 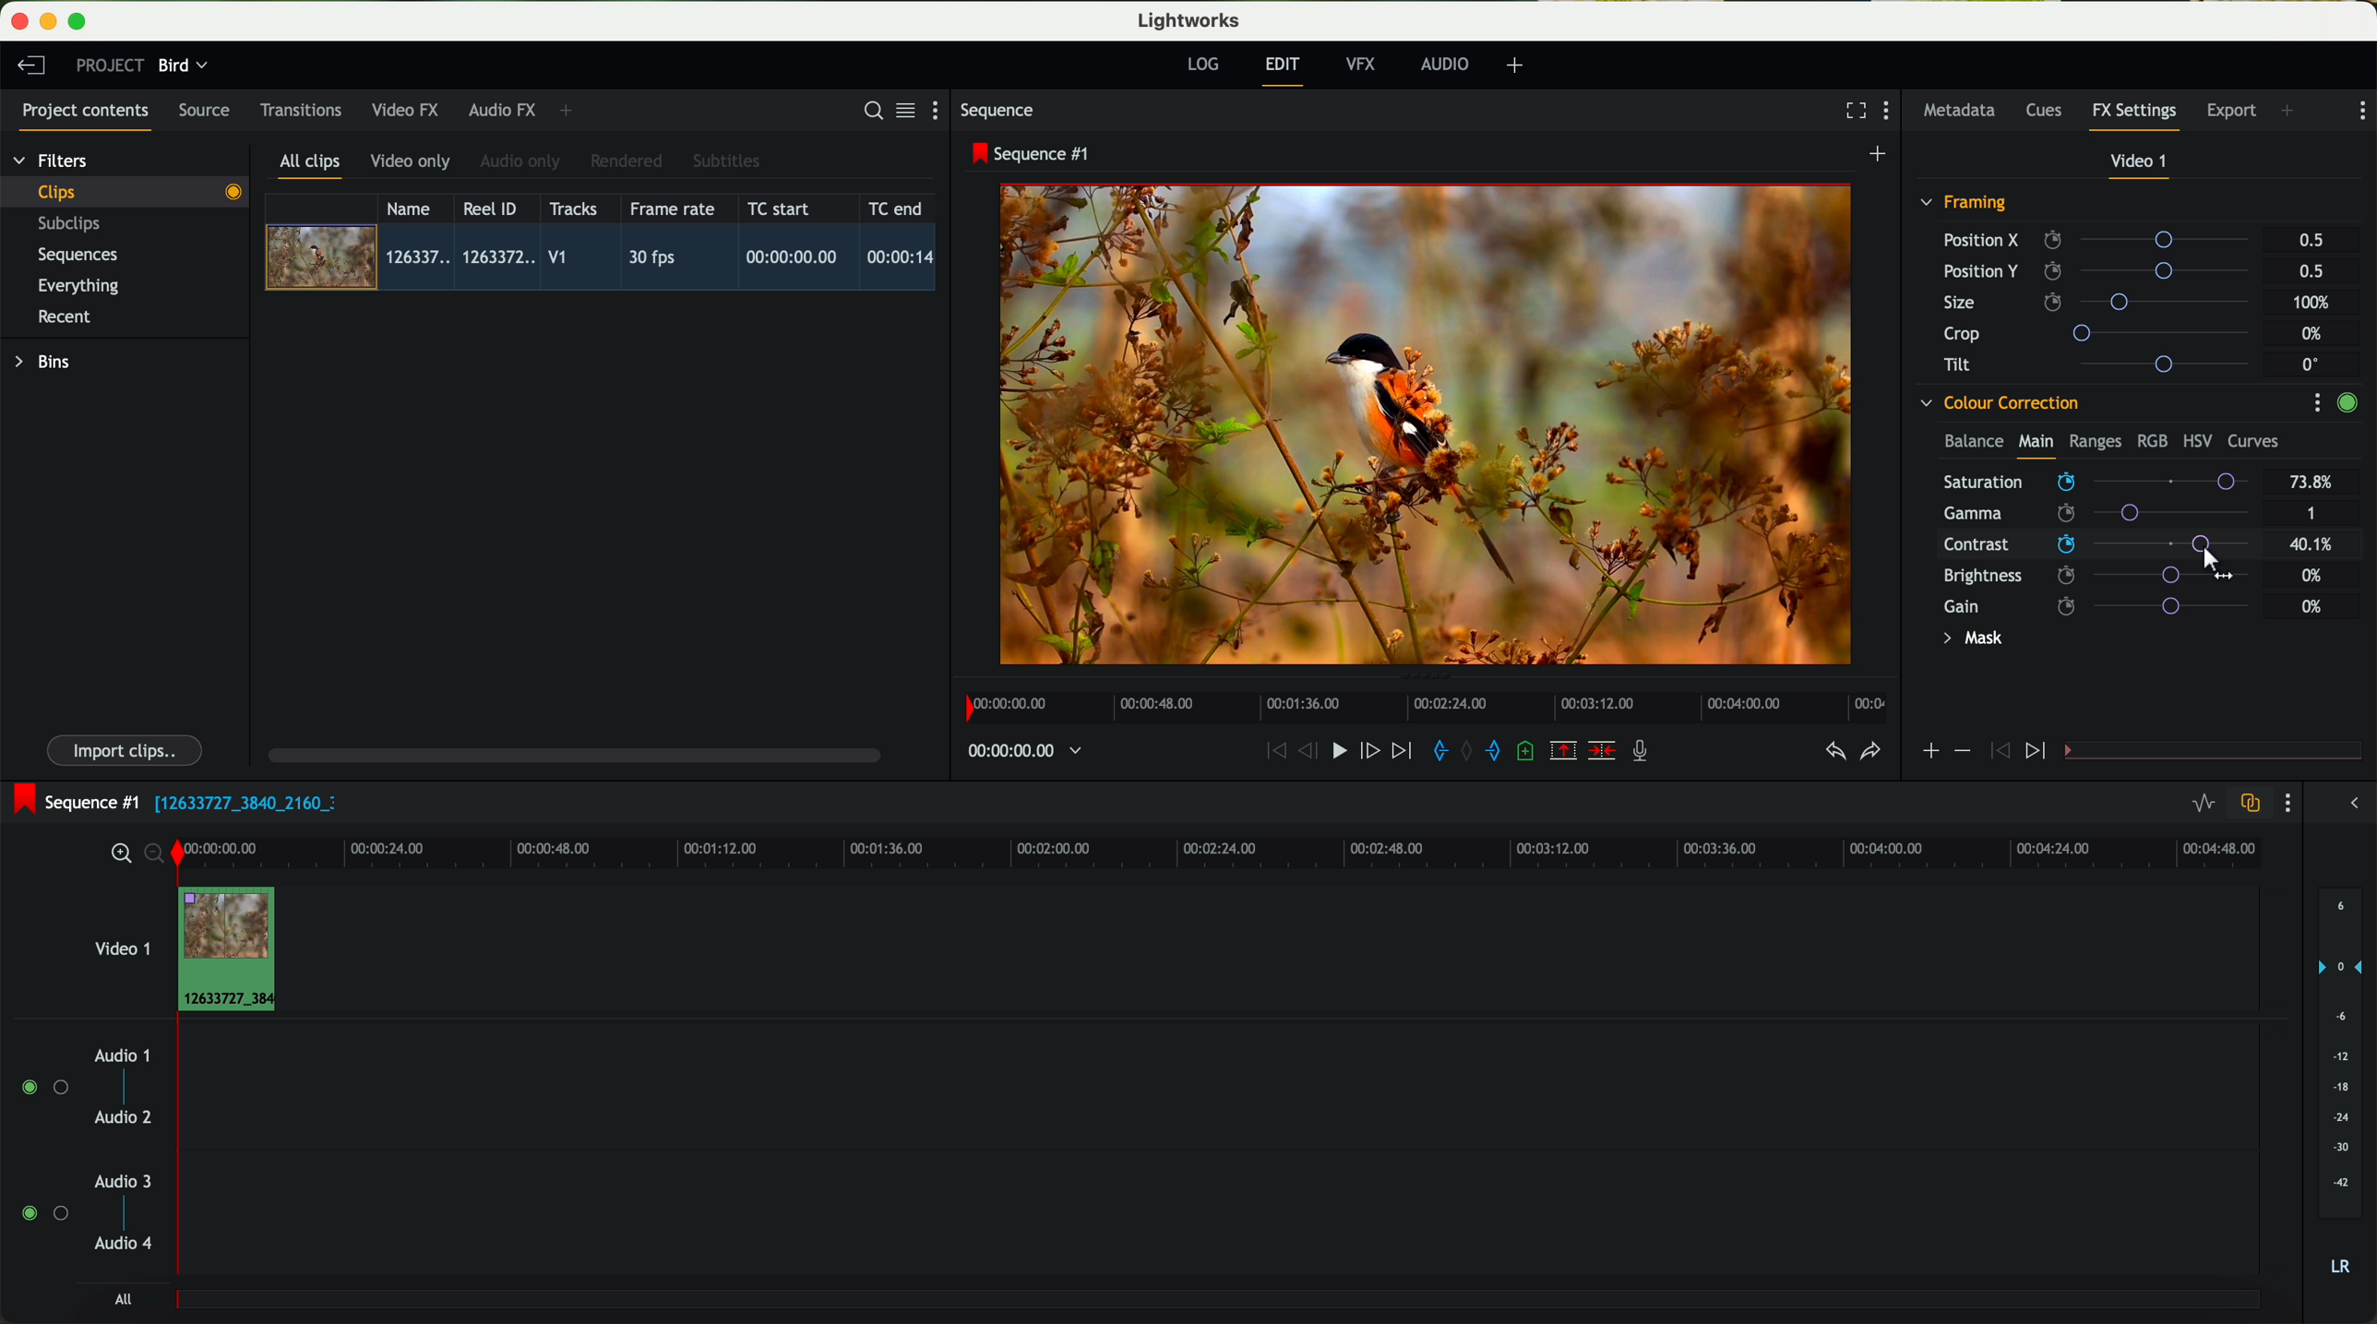 What do you see at coordinates (2104, 332) in the screenshot?
I see `crop` at bounding box center [2104, 332].